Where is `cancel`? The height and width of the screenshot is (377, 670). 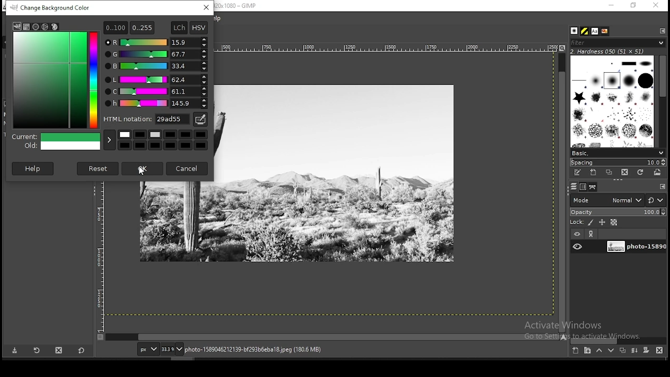
cancel is located at coordinates (188, 168).